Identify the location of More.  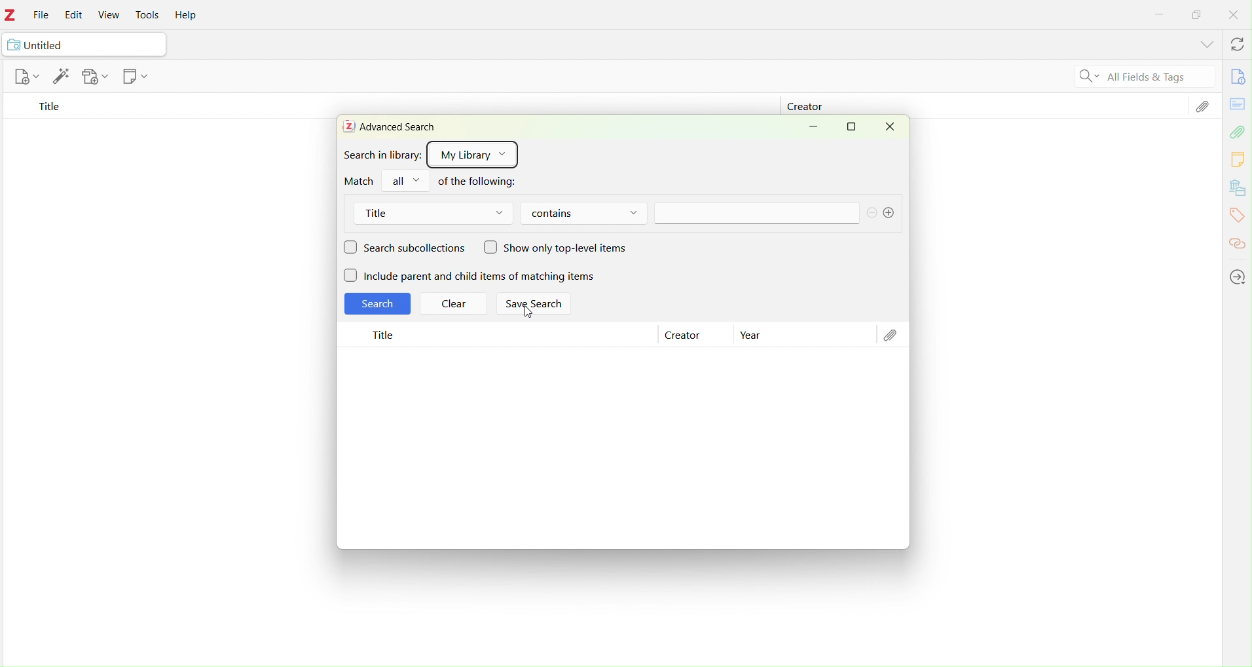
(883, 213).